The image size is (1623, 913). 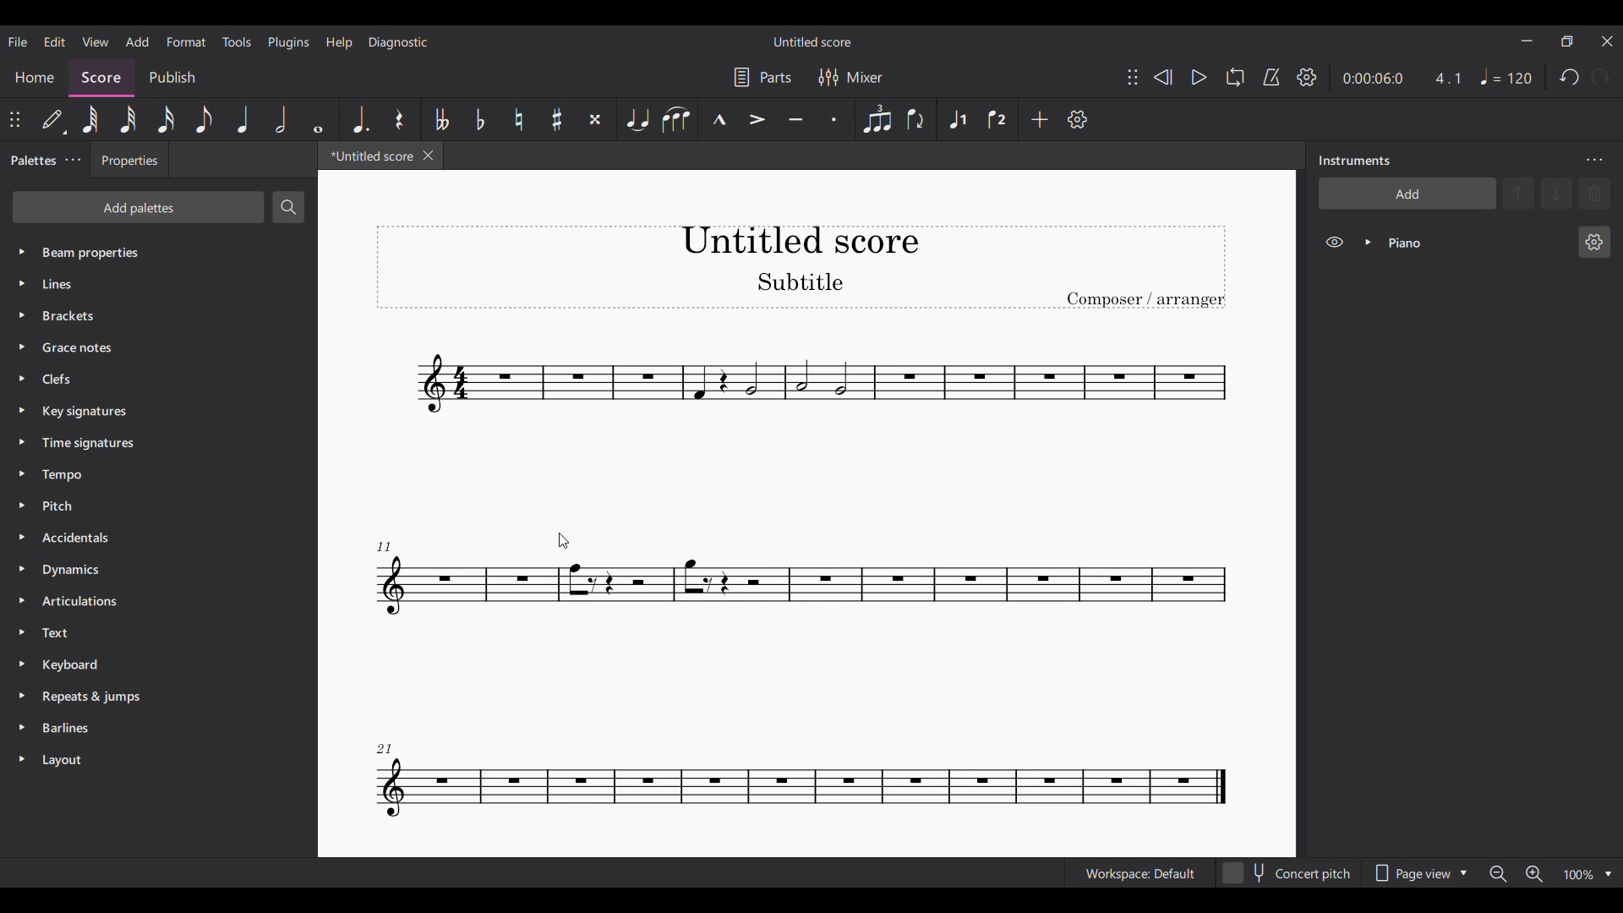 What do you see at coordinates (851, 77) in the screenshot?
I see `Mixer settings` at bounding box center [851, 77].